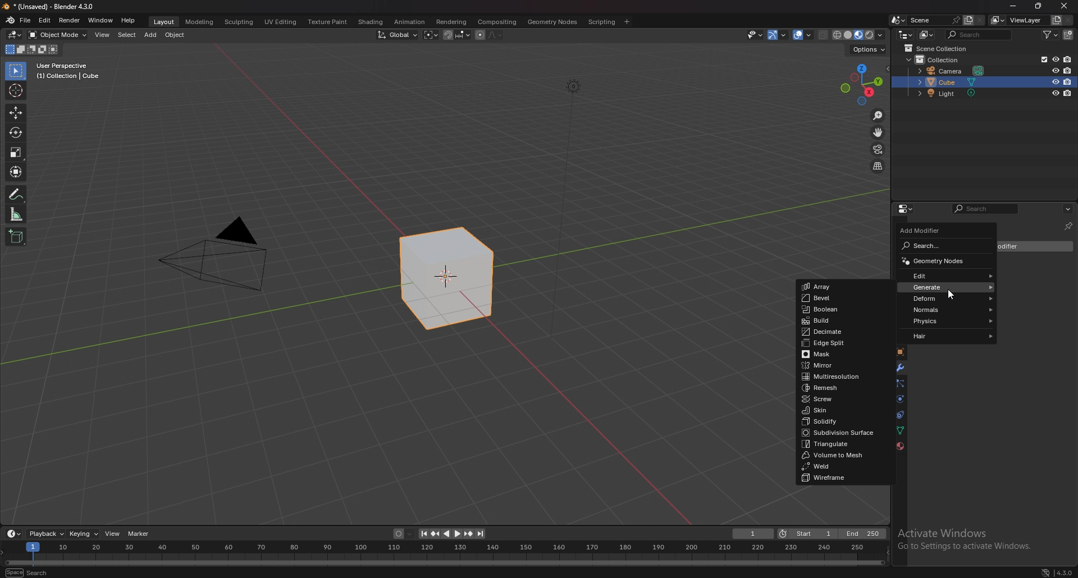 The height and width of the screenshot is (578, 1078). What do you see at coordinates (985, 209) in the screenshot?
I see `search` at bounding box center [985, 209].